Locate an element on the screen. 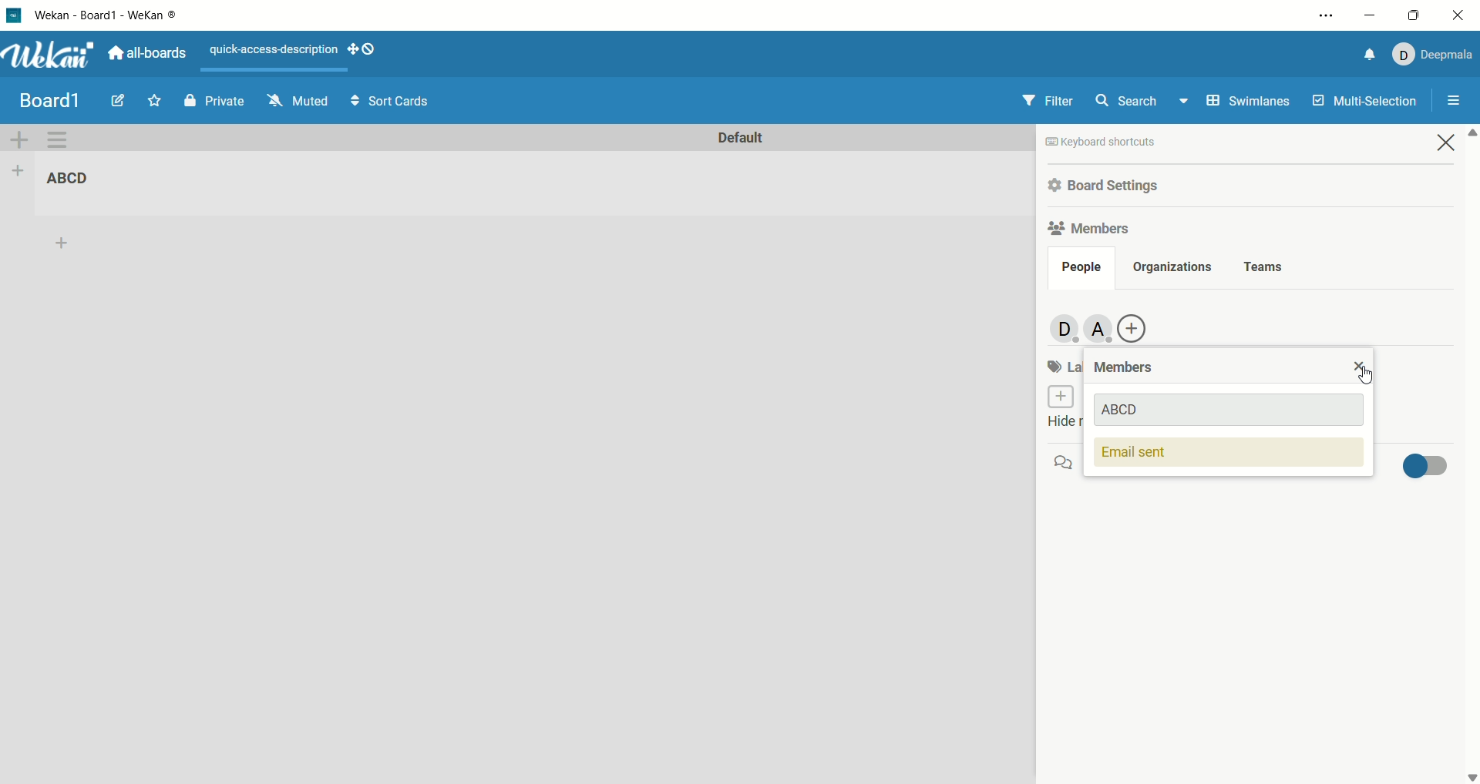  swimlane action is located at coordinates (63, 141).